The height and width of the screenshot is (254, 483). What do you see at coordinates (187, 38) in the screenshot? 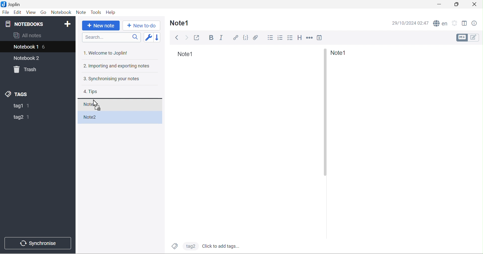
I see `Forward` at bounding box center [187, 38].